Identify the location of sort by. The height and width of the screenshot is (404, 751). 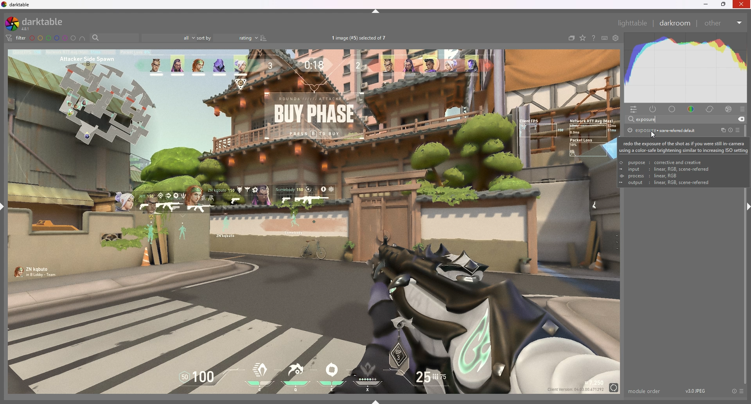
(228, 38).